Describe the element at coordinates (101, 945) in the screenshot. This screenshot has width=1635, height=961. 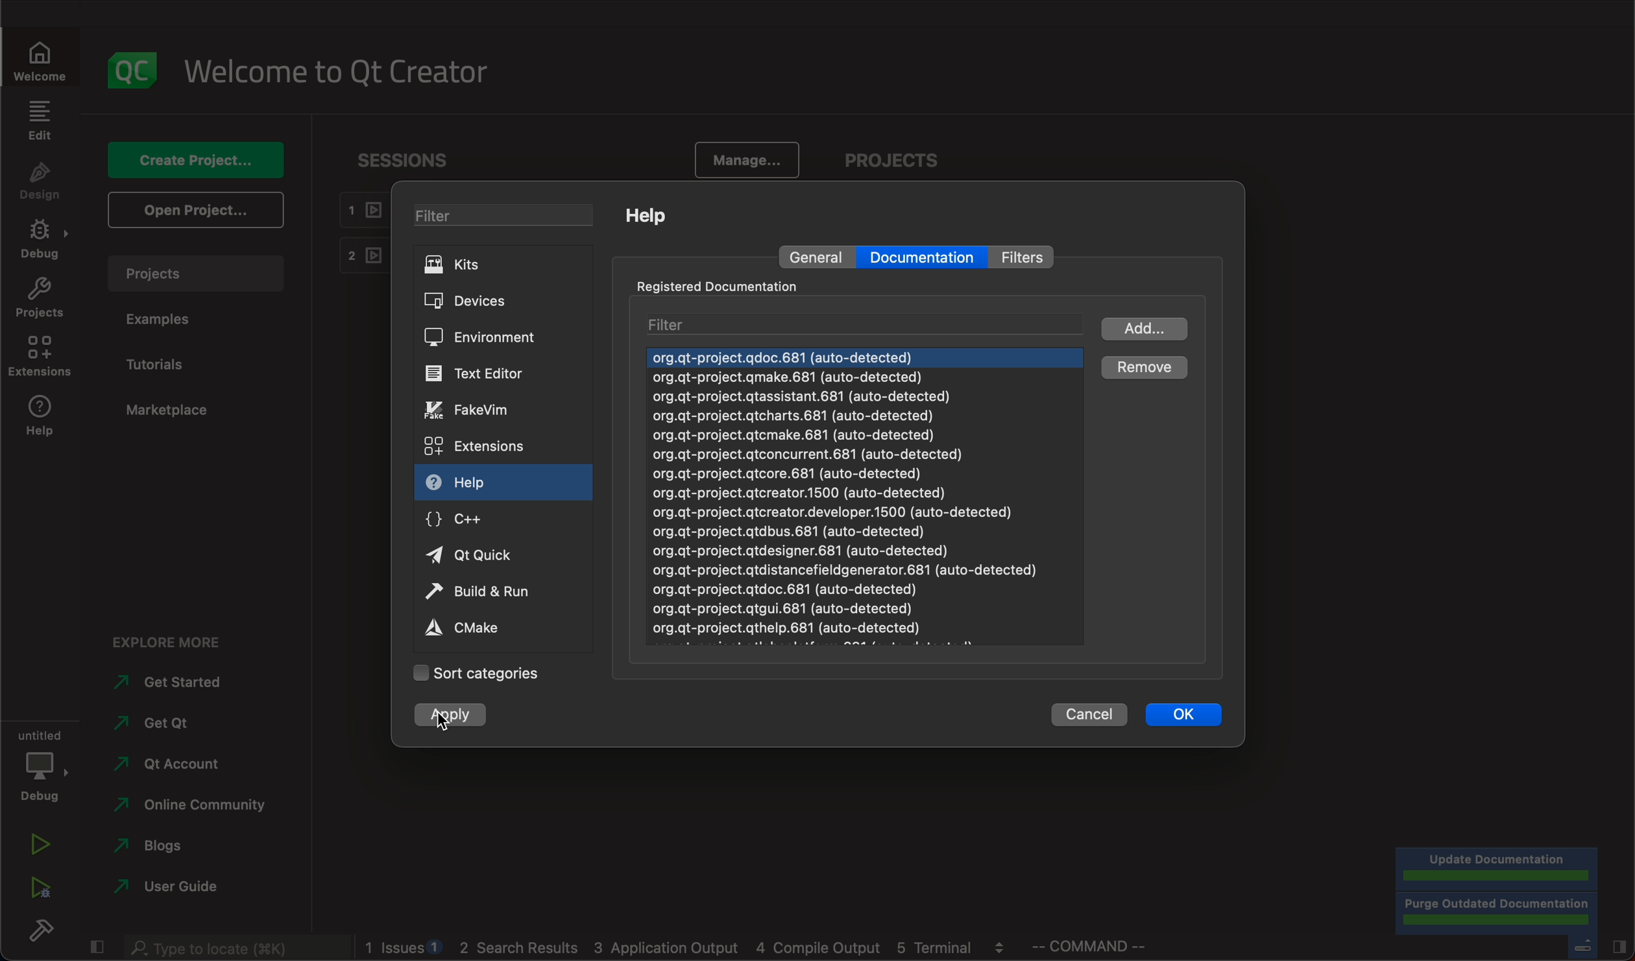
I see `close slide bar` at that location.